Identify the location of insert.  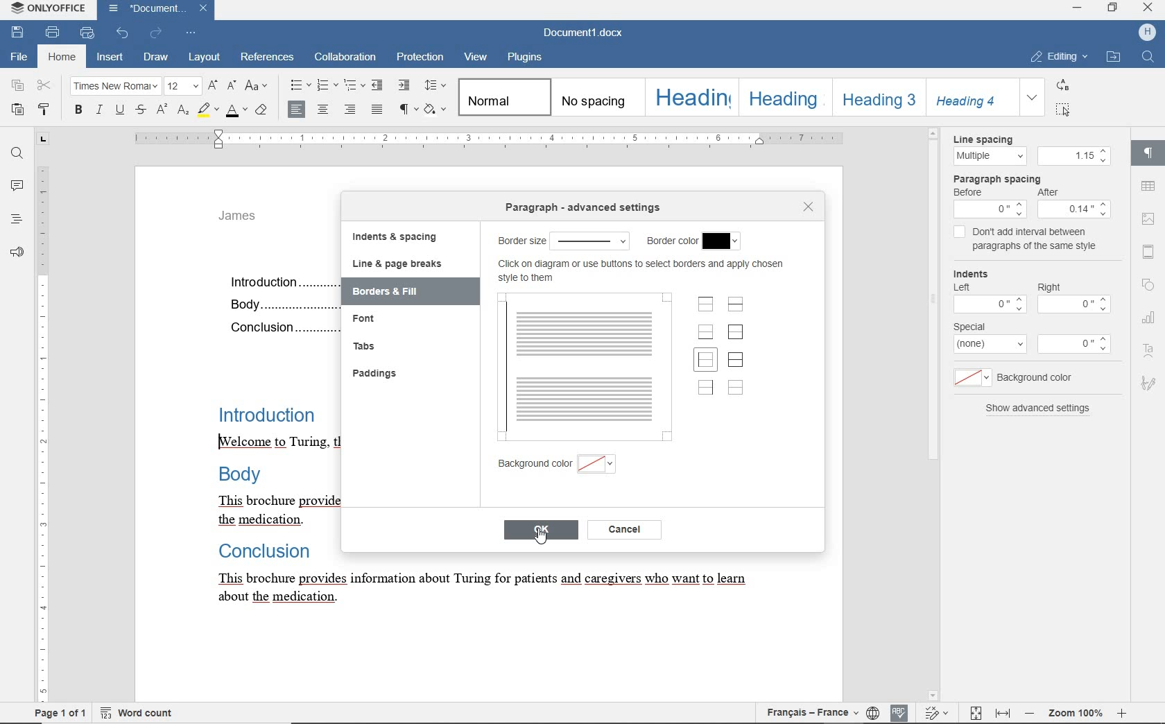
(110, 57).